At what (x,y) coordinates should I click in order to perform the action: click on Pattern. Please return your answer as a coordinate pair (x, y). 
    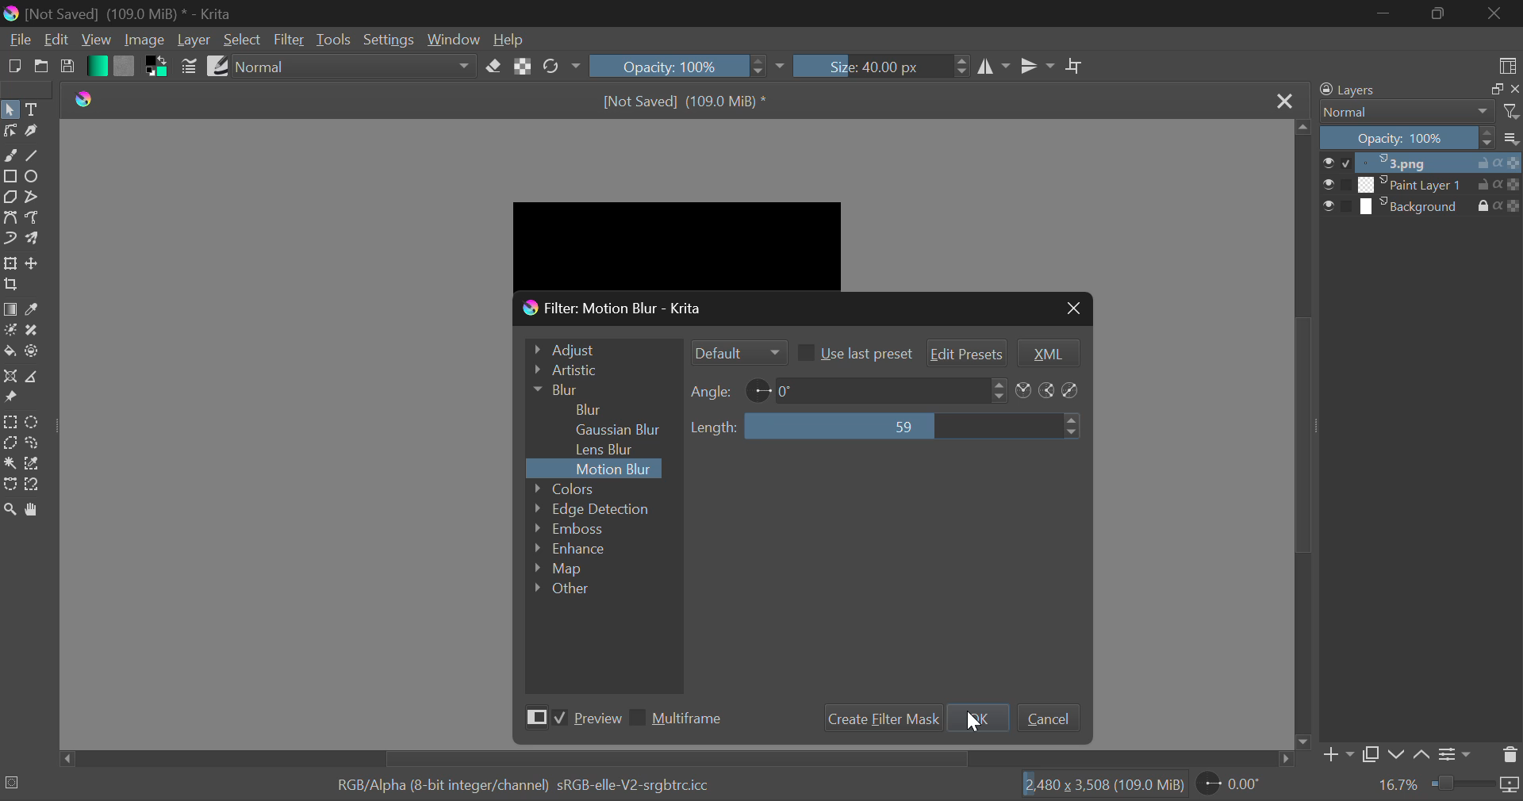
    Looking at the image, I should click on (124, 67).